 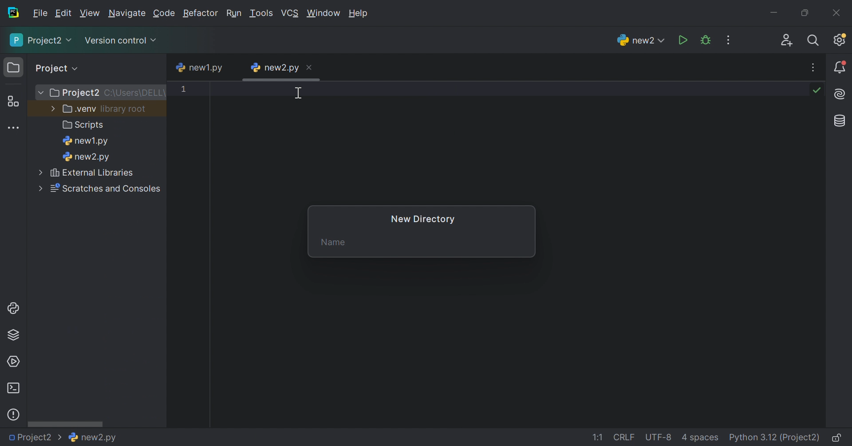 What do you see at coordinates (332, 241) in the screenshot?
I see `Name` at bounding box center [332, 241].